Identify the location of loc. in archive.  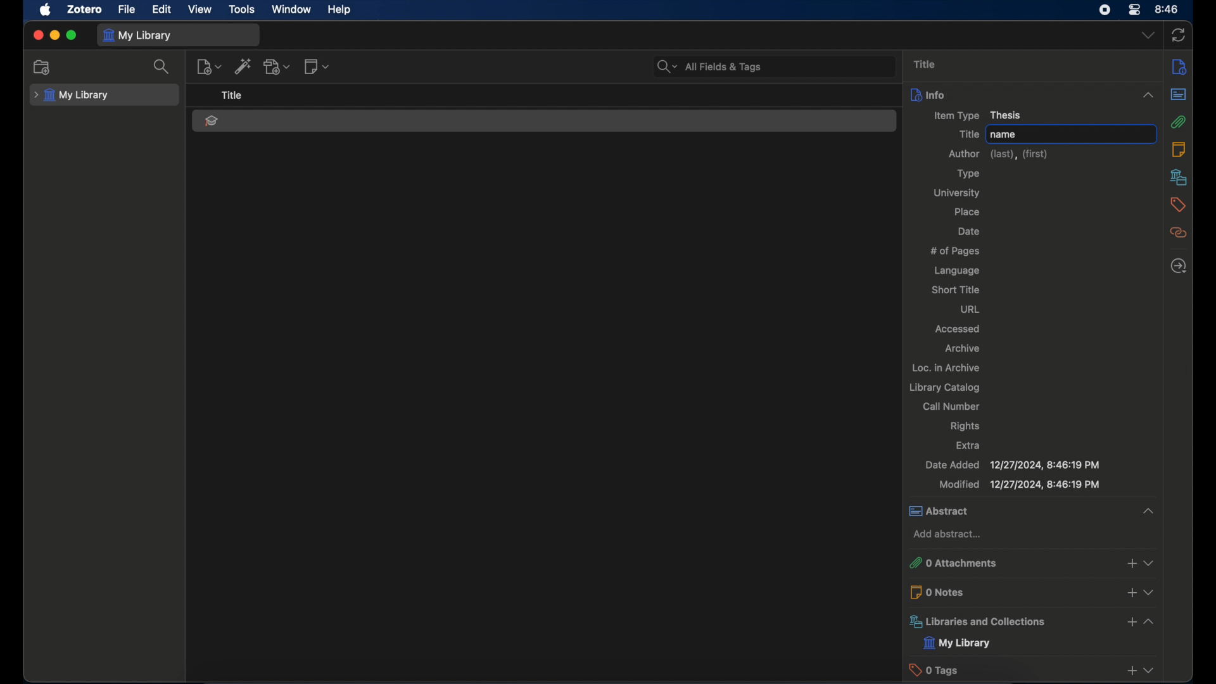
(946, 368).